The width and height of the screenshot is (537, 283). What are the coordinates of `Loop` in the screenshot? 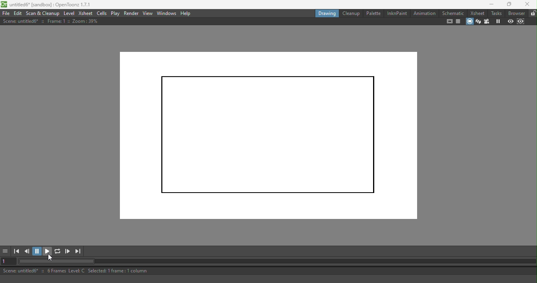 It's located at (58, 252).